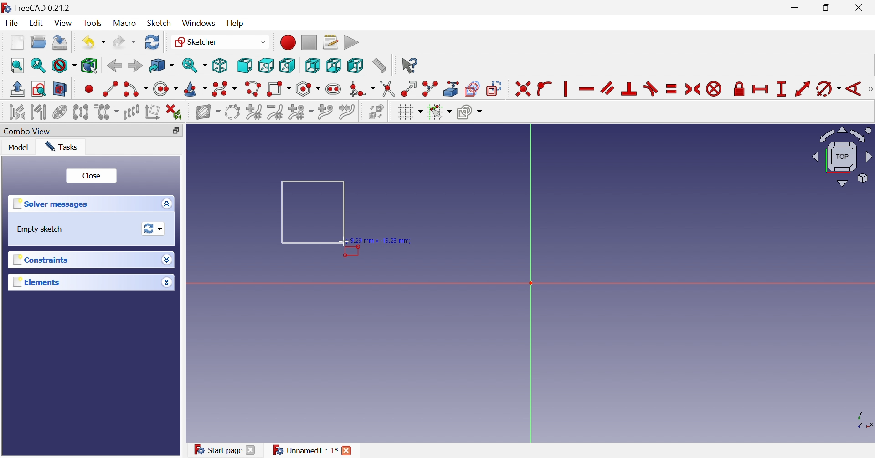  I want to click on File, so click(14, 24).